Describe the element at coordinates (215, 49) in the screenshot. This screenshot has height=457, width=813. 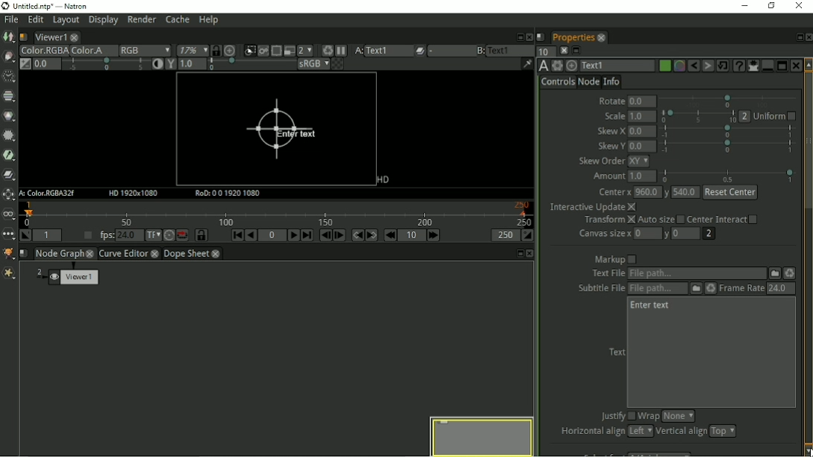
I see `Synchronize viewers` at that location.